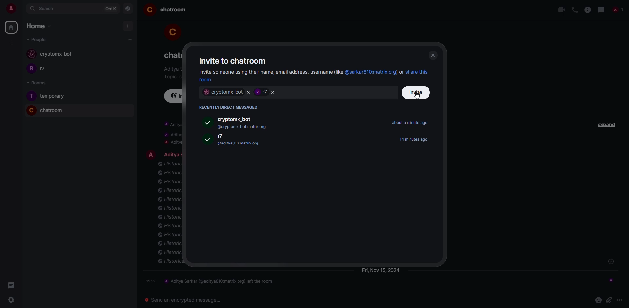  Describe the element at coordinates (172, 76) in the screenshot. I see `topic chat` at that location.